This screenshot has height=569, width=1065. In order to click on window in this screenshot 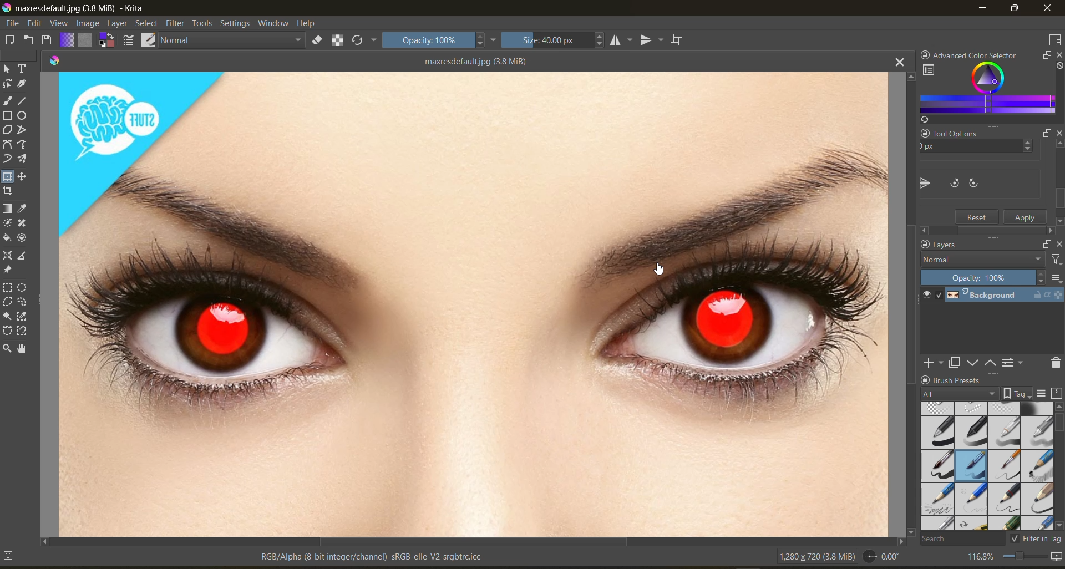, I will do `click(275, 25)`.